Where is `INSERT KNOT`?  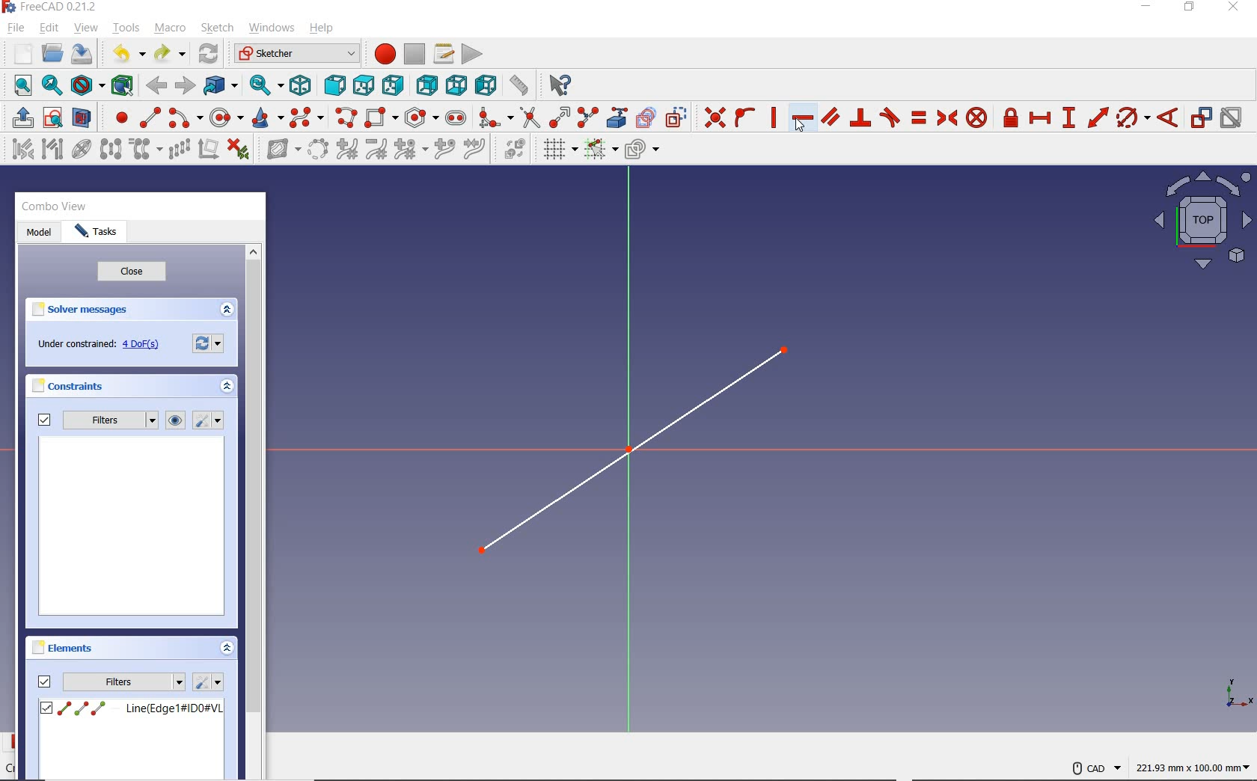 INSERT KNOT is located at coordinates (442, 150).